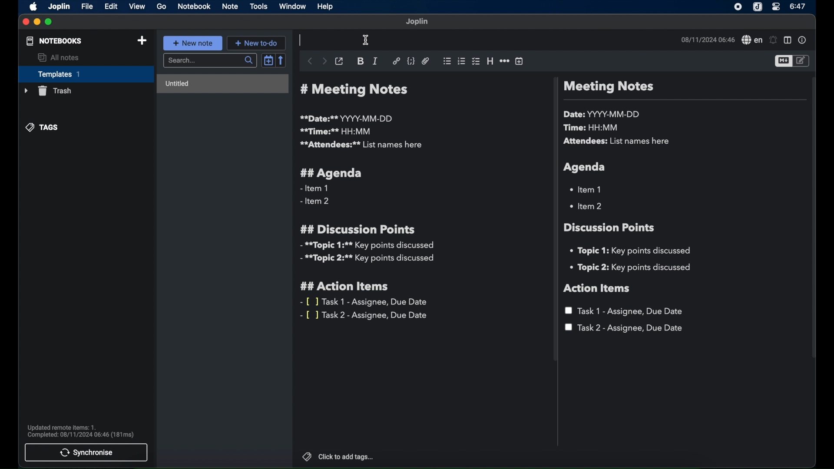 The image size is (834, 469). Describe the element at coordinates (587, 189) in the screenshot. I see `item 1` at that location.